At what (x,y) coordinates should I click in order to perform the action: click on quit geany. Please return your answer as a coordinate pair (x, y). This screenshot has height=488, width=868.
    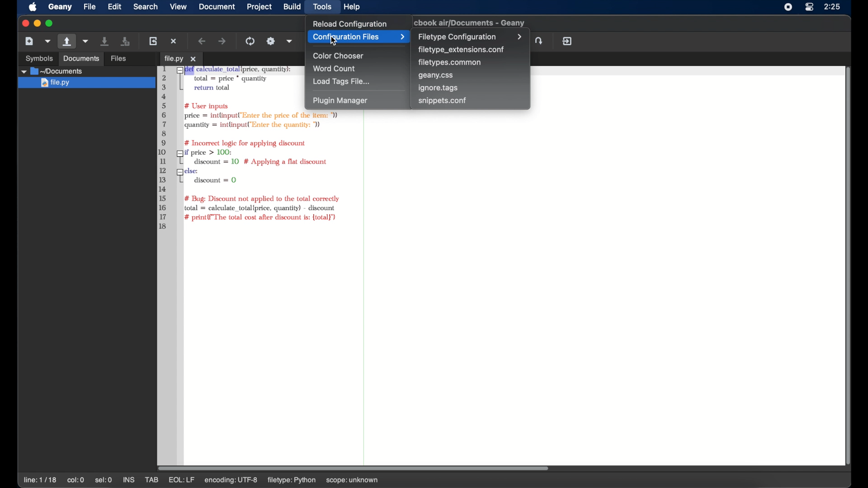
    Looking at the image, I should click on (568, 41).